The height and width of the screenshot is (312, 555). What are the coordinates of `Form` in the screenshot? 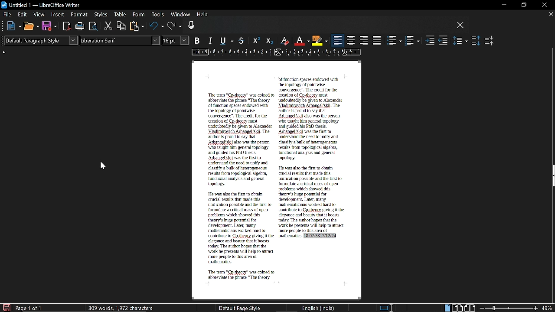 It's located at (139, 15).